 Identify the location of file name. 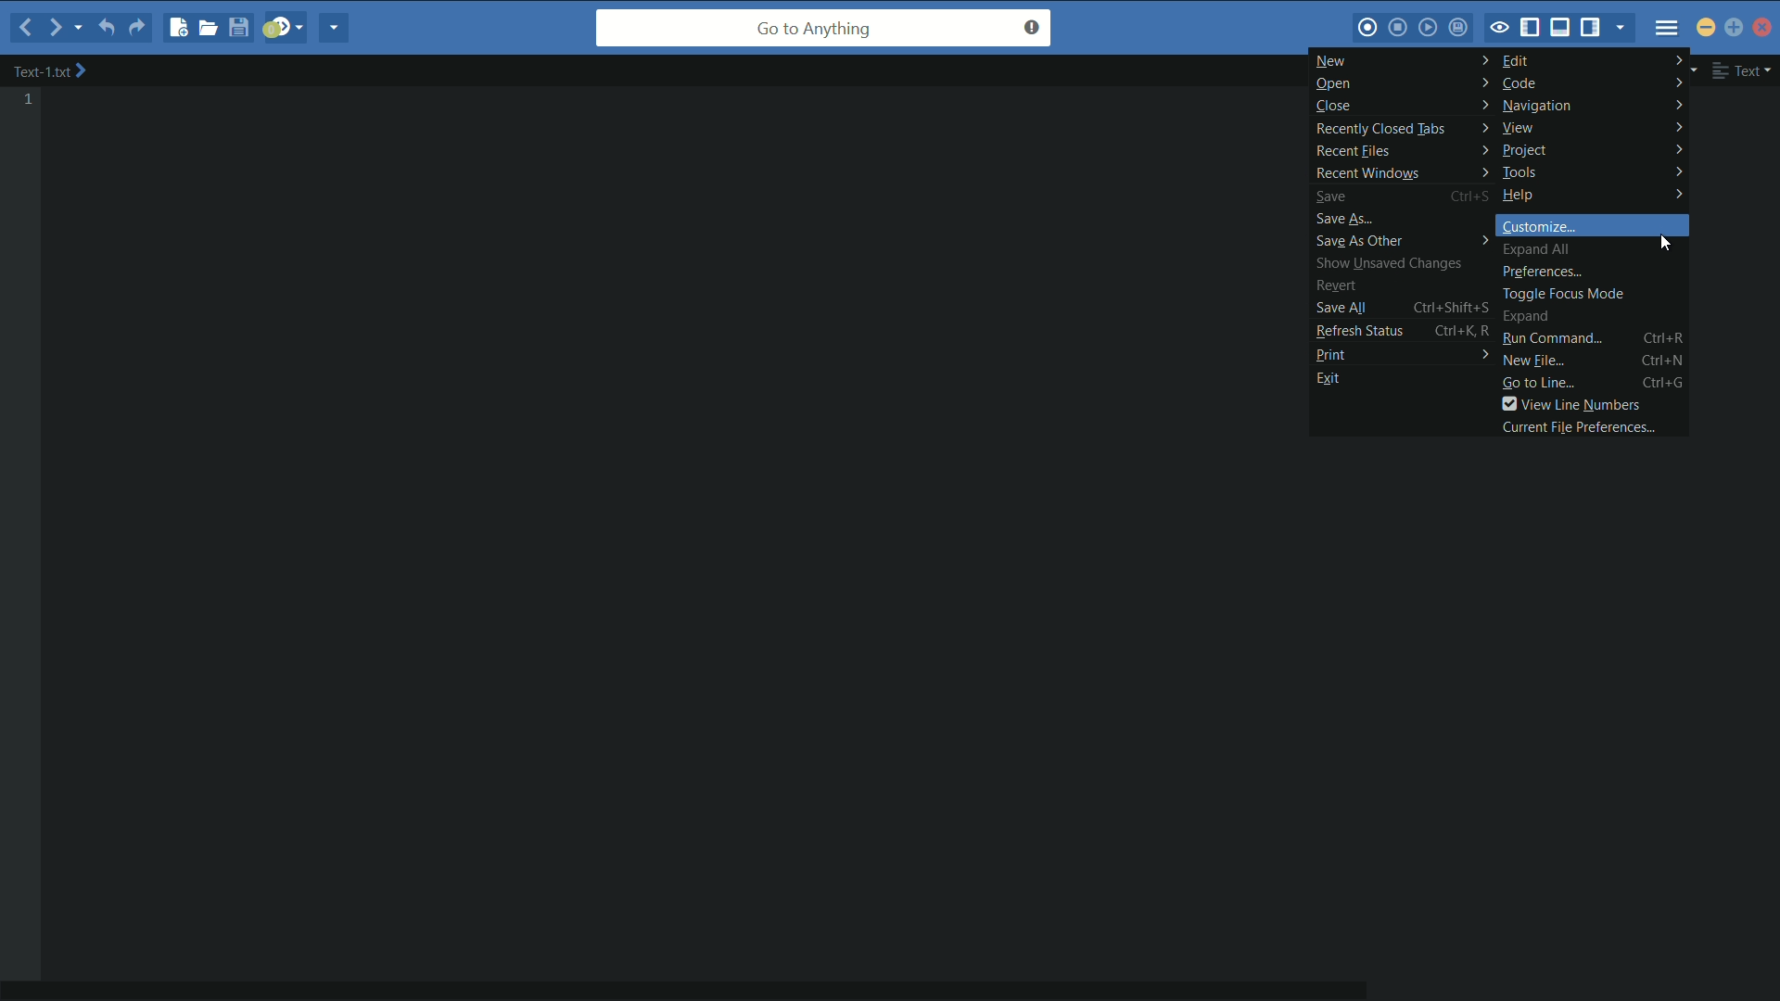
(48, 70).